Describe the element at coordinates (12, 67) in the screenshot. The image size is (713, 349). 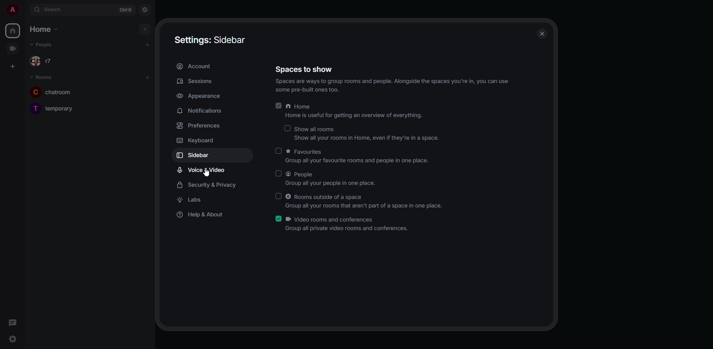
I see `create space` at that location.